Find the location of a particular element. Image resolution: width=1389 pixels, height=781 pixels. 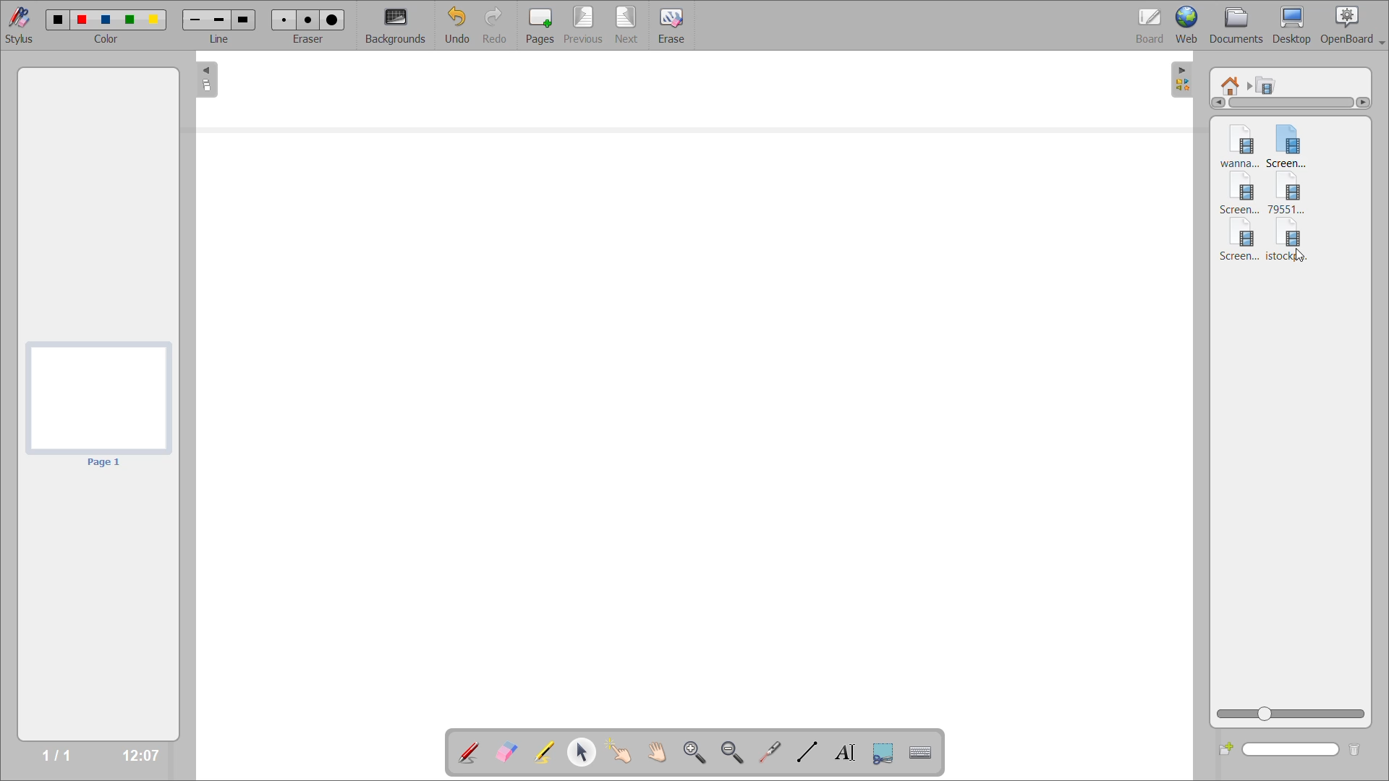

movies is located at coordinates (1270, 87).